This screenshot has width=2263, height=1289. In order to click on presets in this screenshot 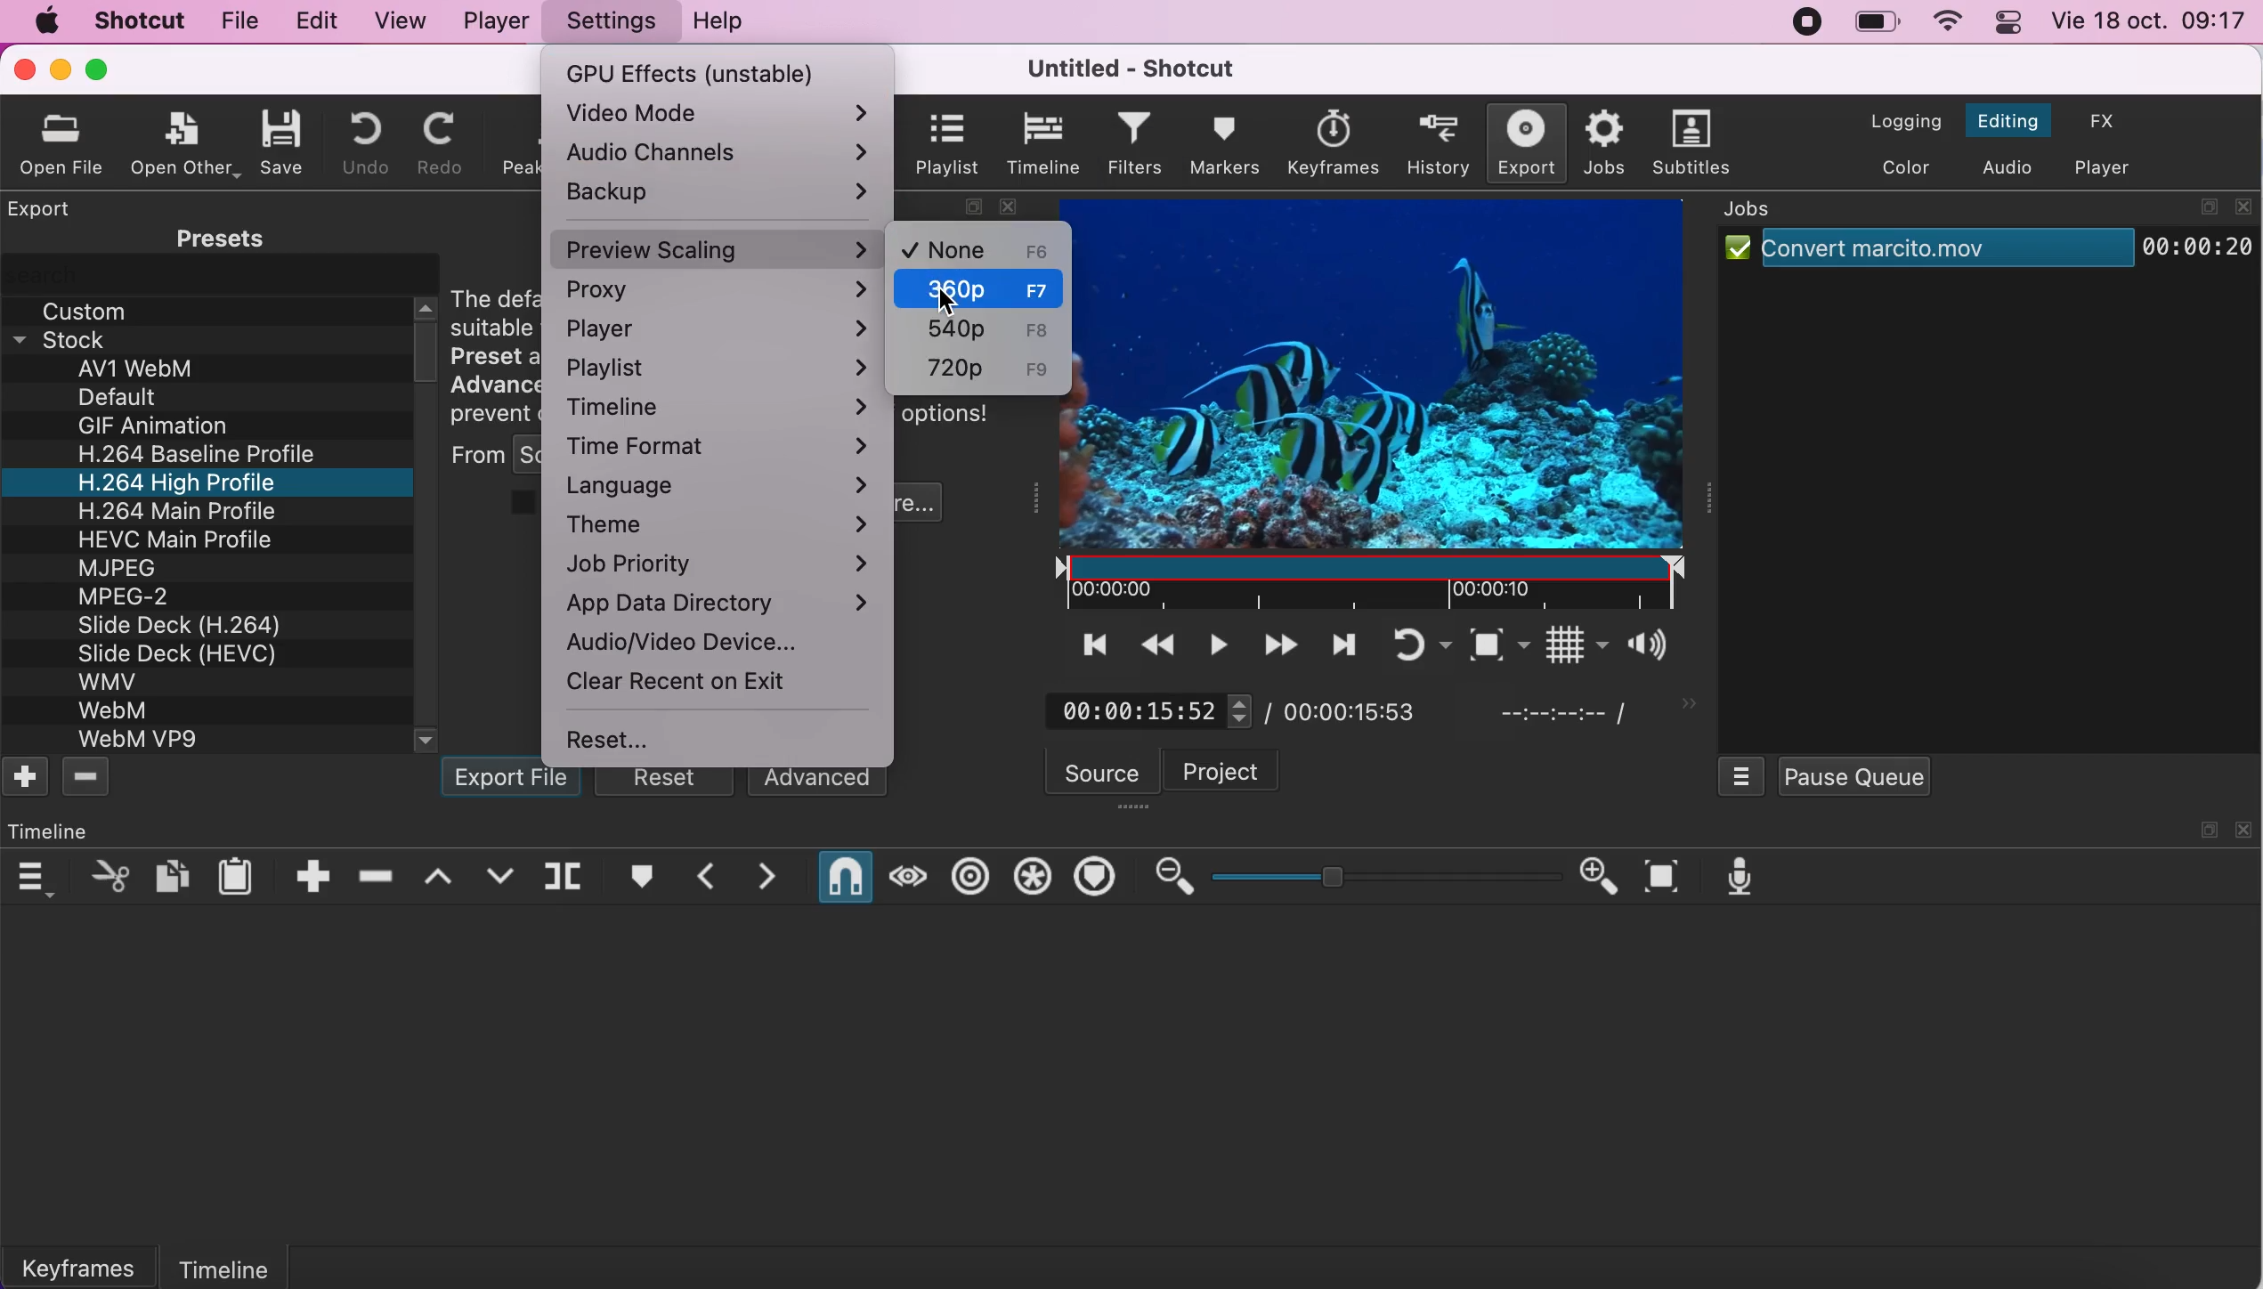, I will do `click(209, 238)`.